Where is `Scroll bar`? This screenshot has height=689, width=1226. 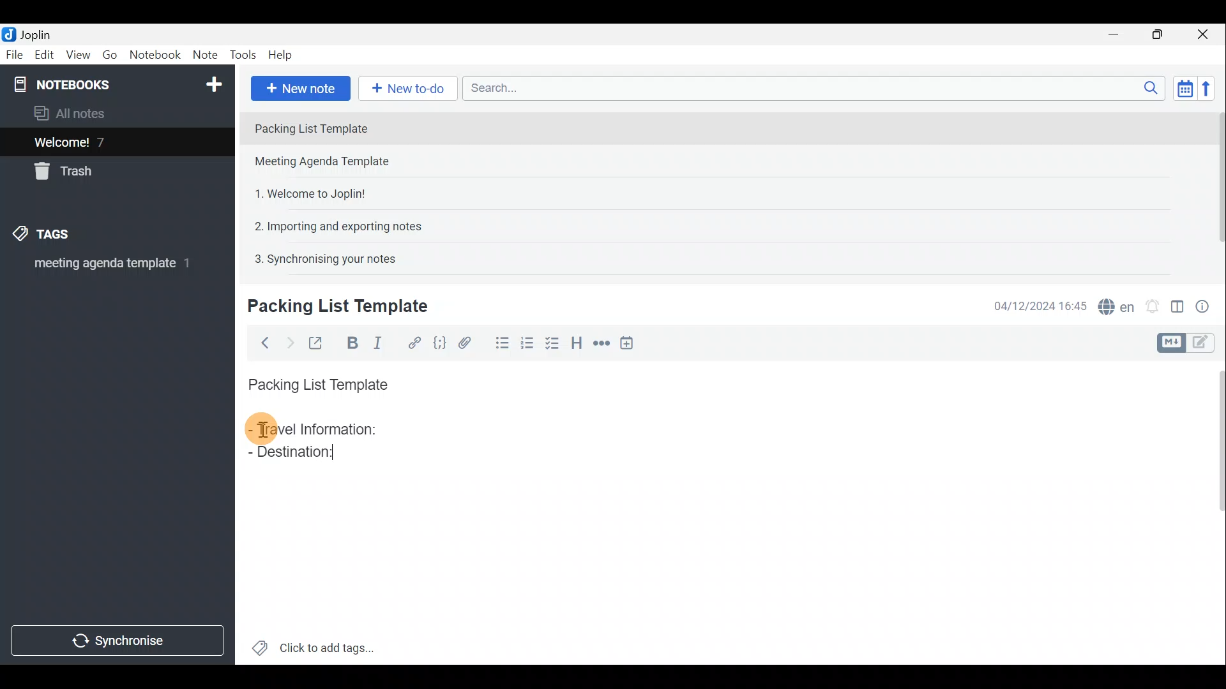
Scroll bar is located at coordinates (1215, 511).